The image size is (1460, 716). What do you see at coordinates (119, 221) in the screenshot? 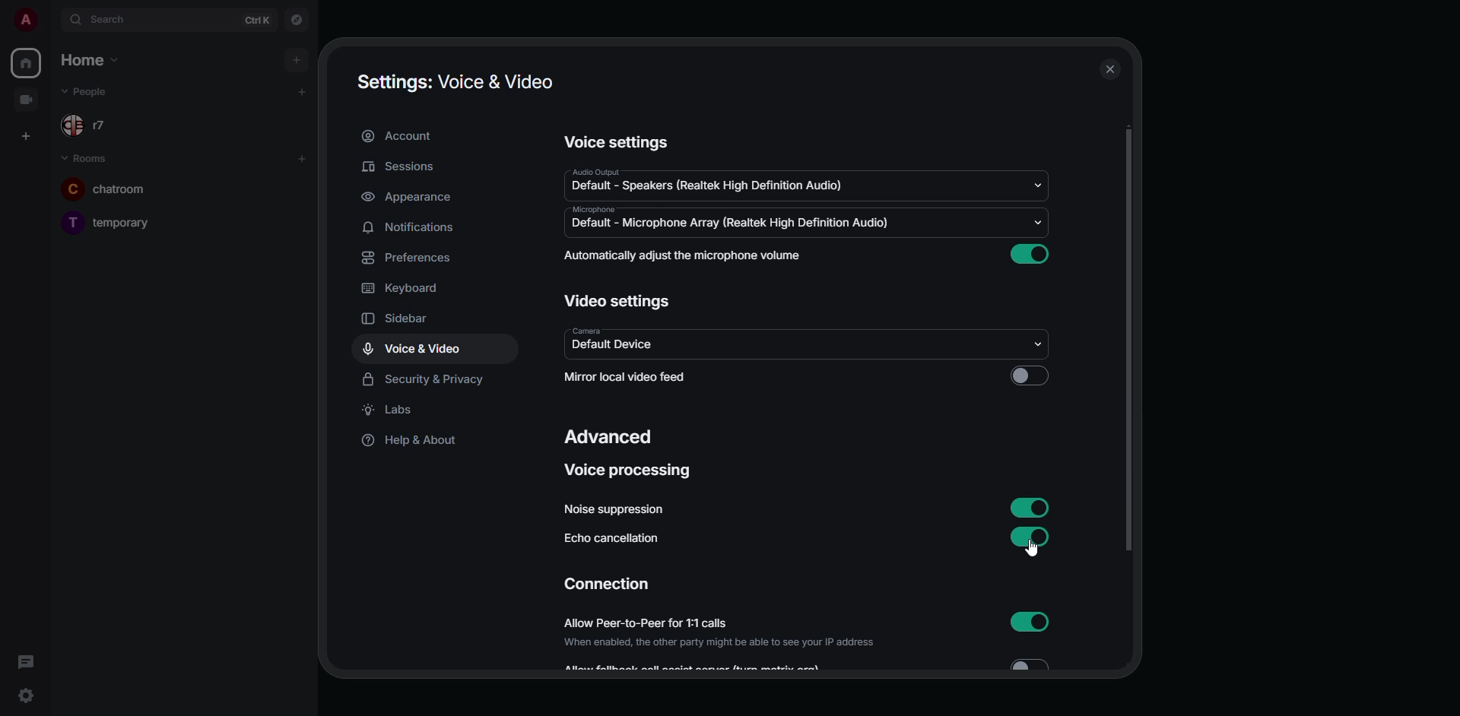
I see `room` at bounding box center [119, 221].